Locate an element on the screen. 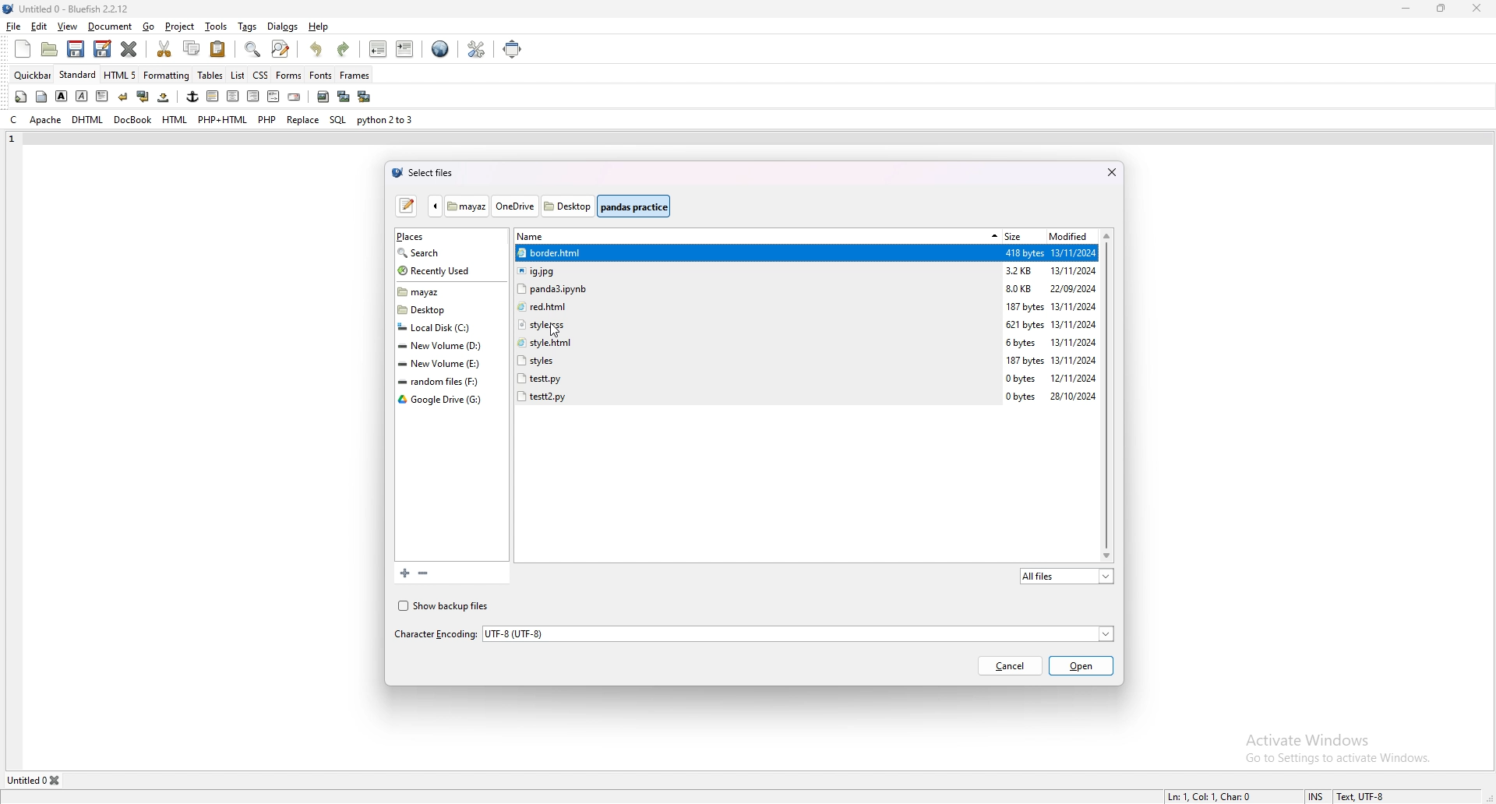  centre is located at coordinates (233, 95).